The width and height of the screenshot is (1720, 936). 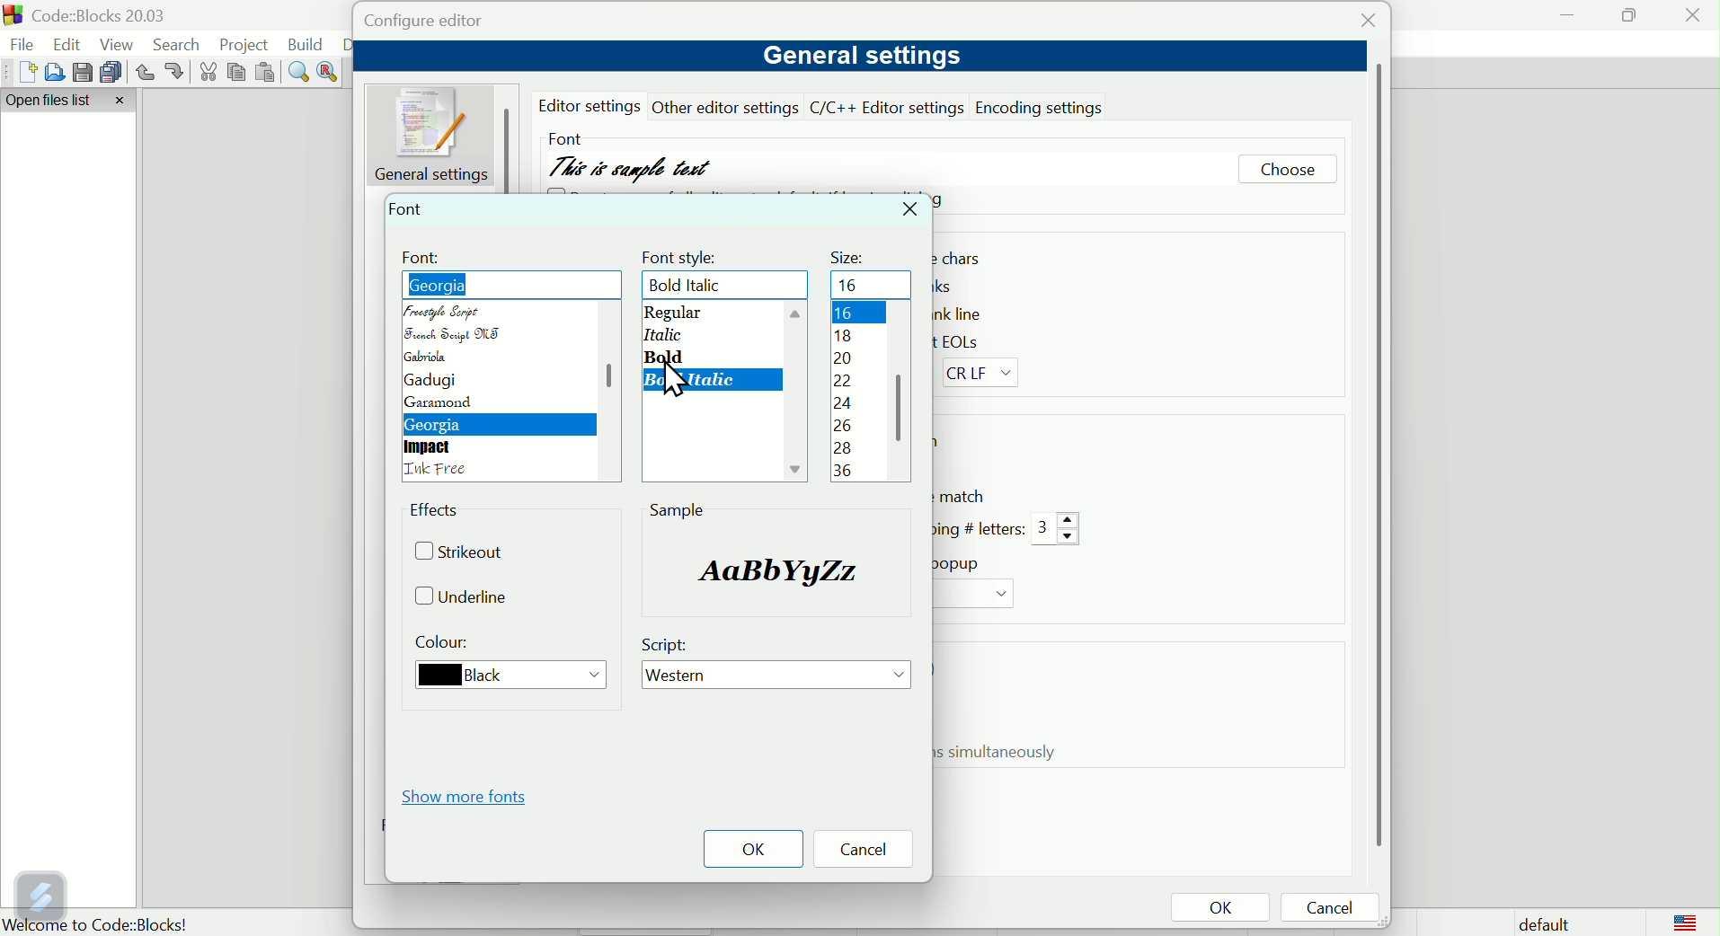 I want to click on bold, so click(x=666, y=357).